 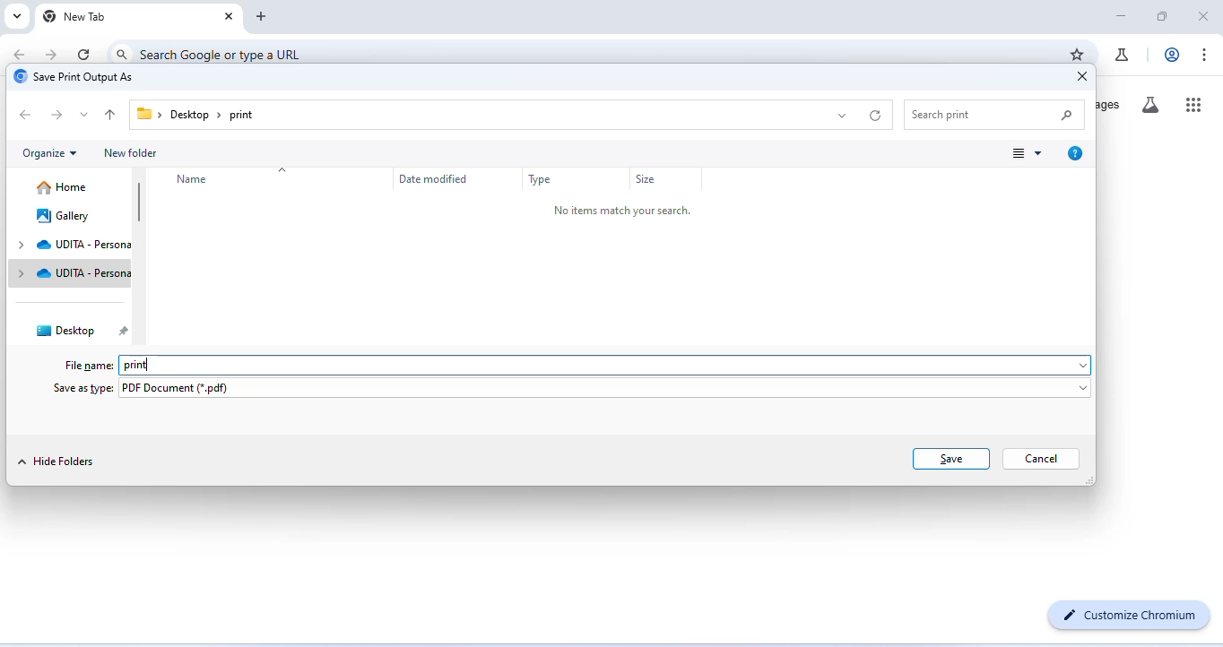 I want to click on images, so click(x=1109, y=105).